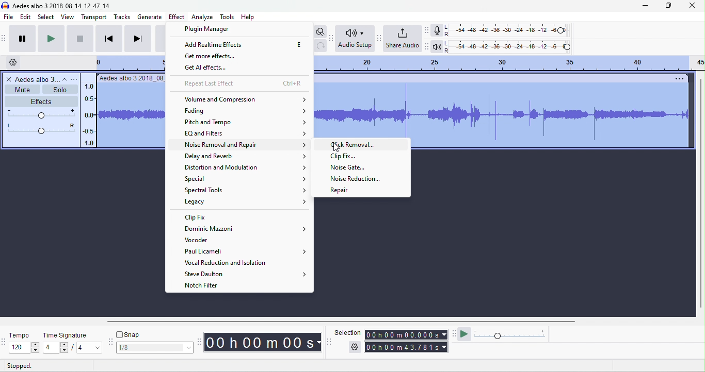 This screenshot has height=372, width=705. Describe the element at coordinates (51, 38) in the screenshot. I see `play` at that location.